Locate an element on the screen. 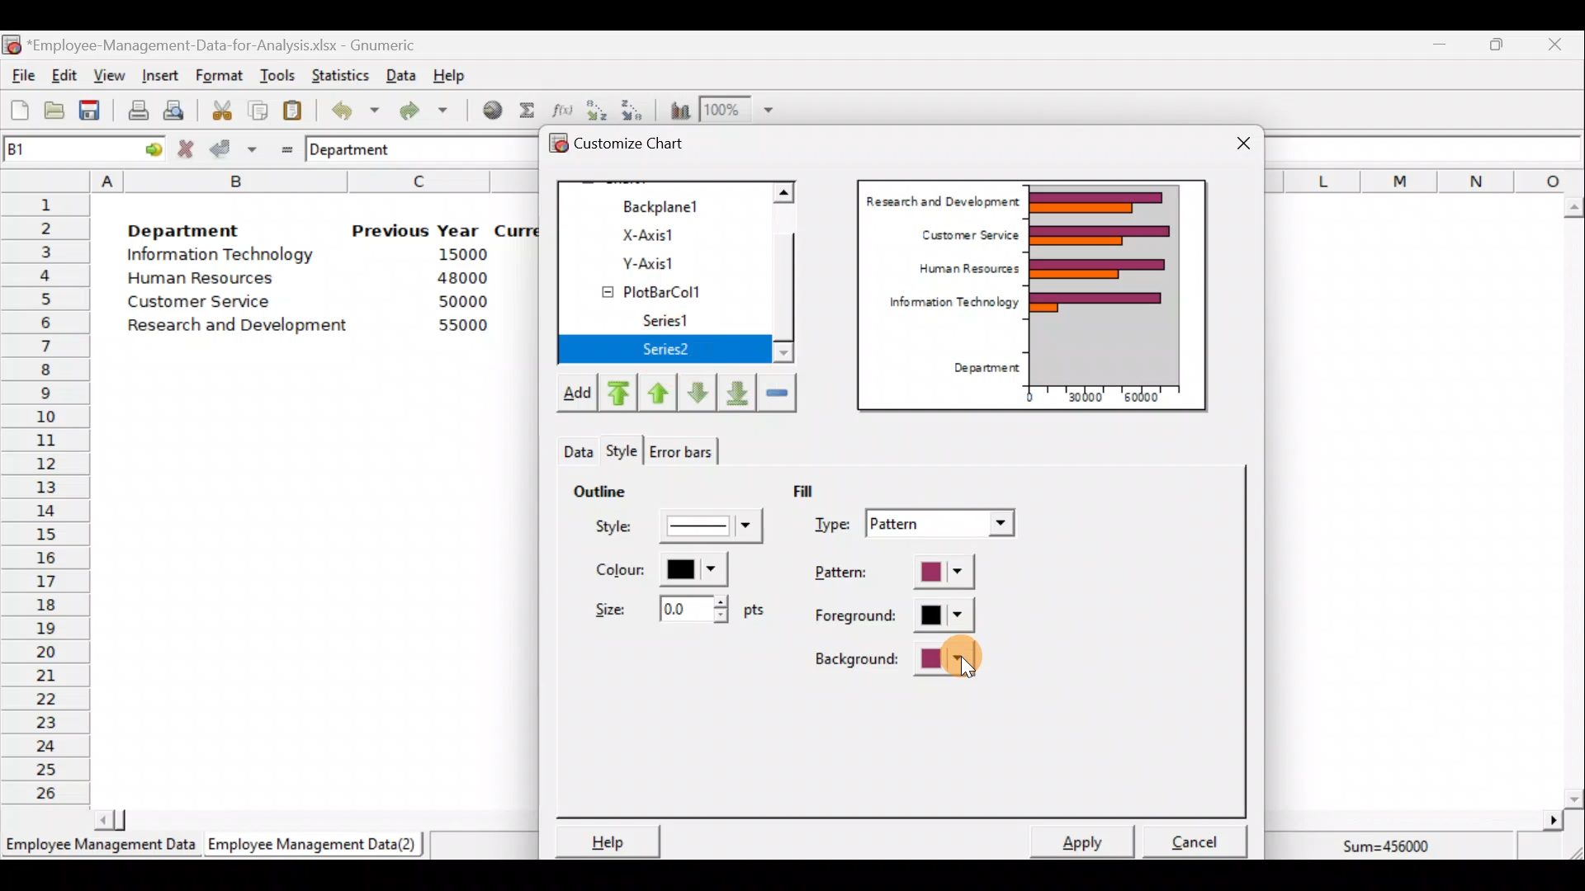  Research and Development is located at coordinates (942, 199).